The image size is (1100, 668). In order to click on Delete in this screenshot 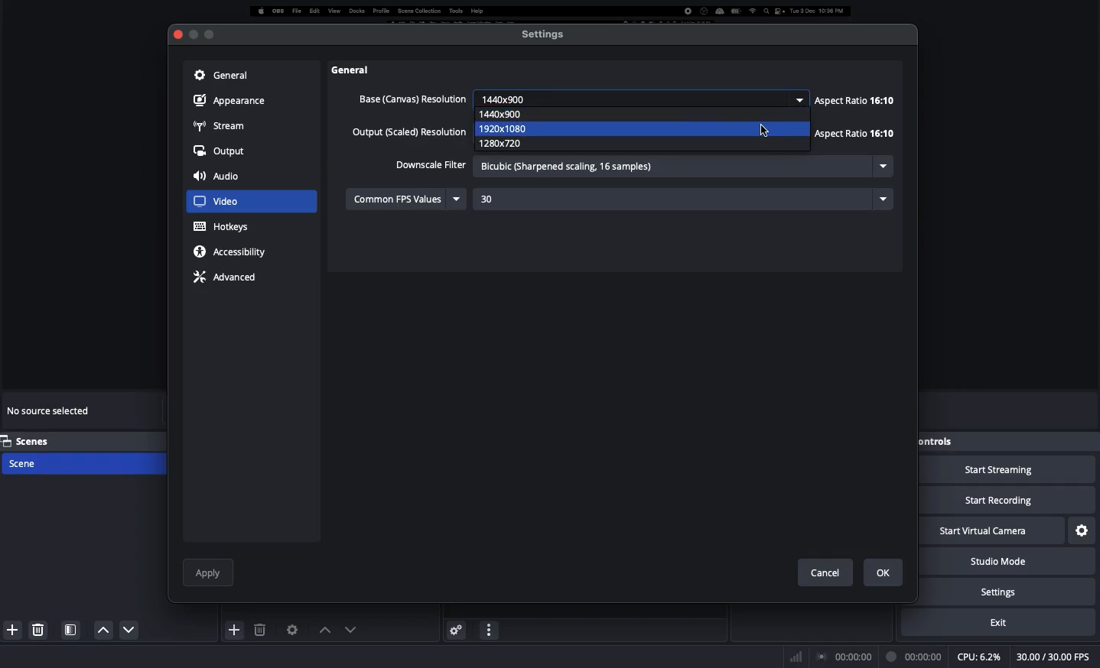, I will do `click(40, 629)`.